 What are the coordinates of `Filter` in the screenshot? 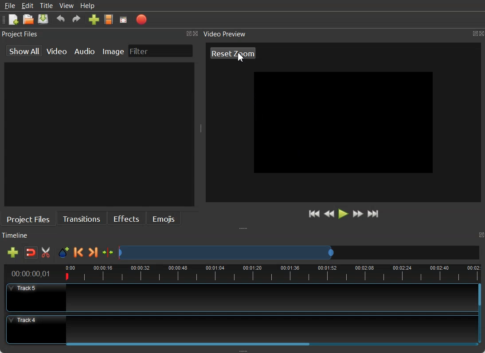 It's located at (161, 51).